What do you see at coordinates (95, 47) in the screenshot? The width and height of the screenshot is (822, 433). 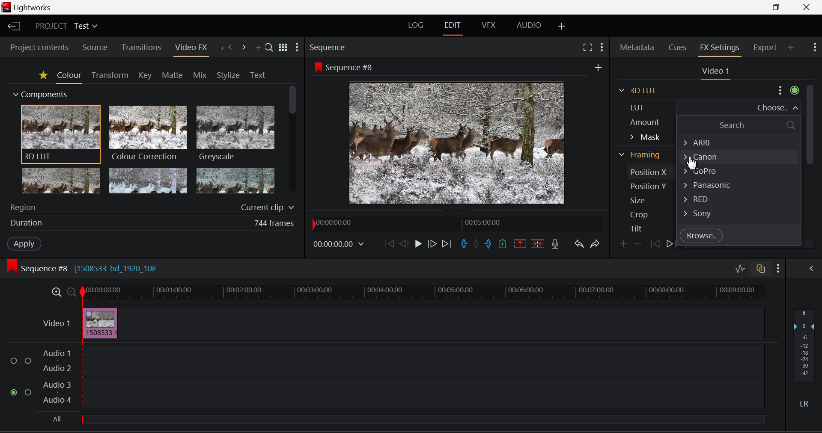 I see `Source` at bounding box center [95, 47].